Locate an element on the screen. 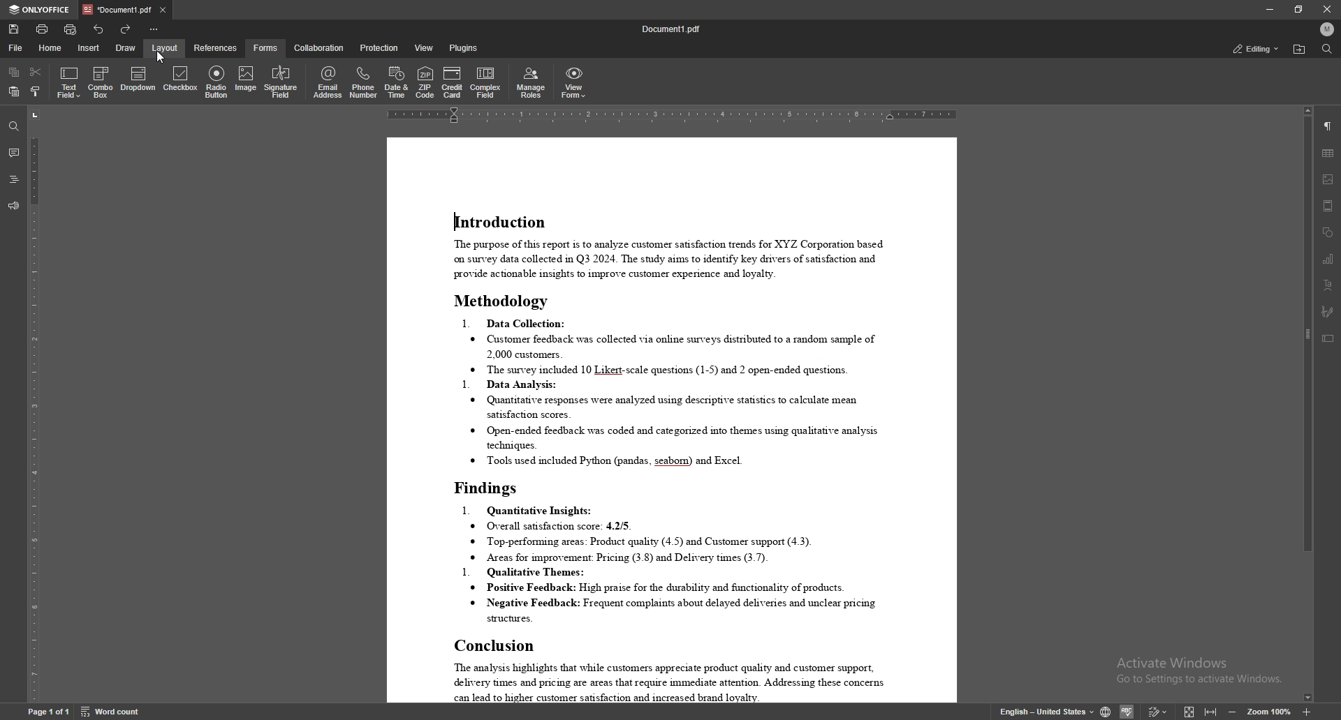 Image resolution: width=1341 pixels, height=720 pixels. track changes is located at coordinates (1157, 711).